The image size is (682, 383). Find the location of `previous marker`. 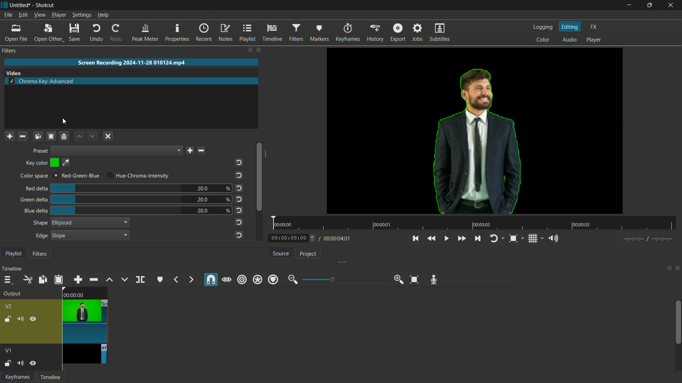

previous marker is located at coordinates (176, 280).